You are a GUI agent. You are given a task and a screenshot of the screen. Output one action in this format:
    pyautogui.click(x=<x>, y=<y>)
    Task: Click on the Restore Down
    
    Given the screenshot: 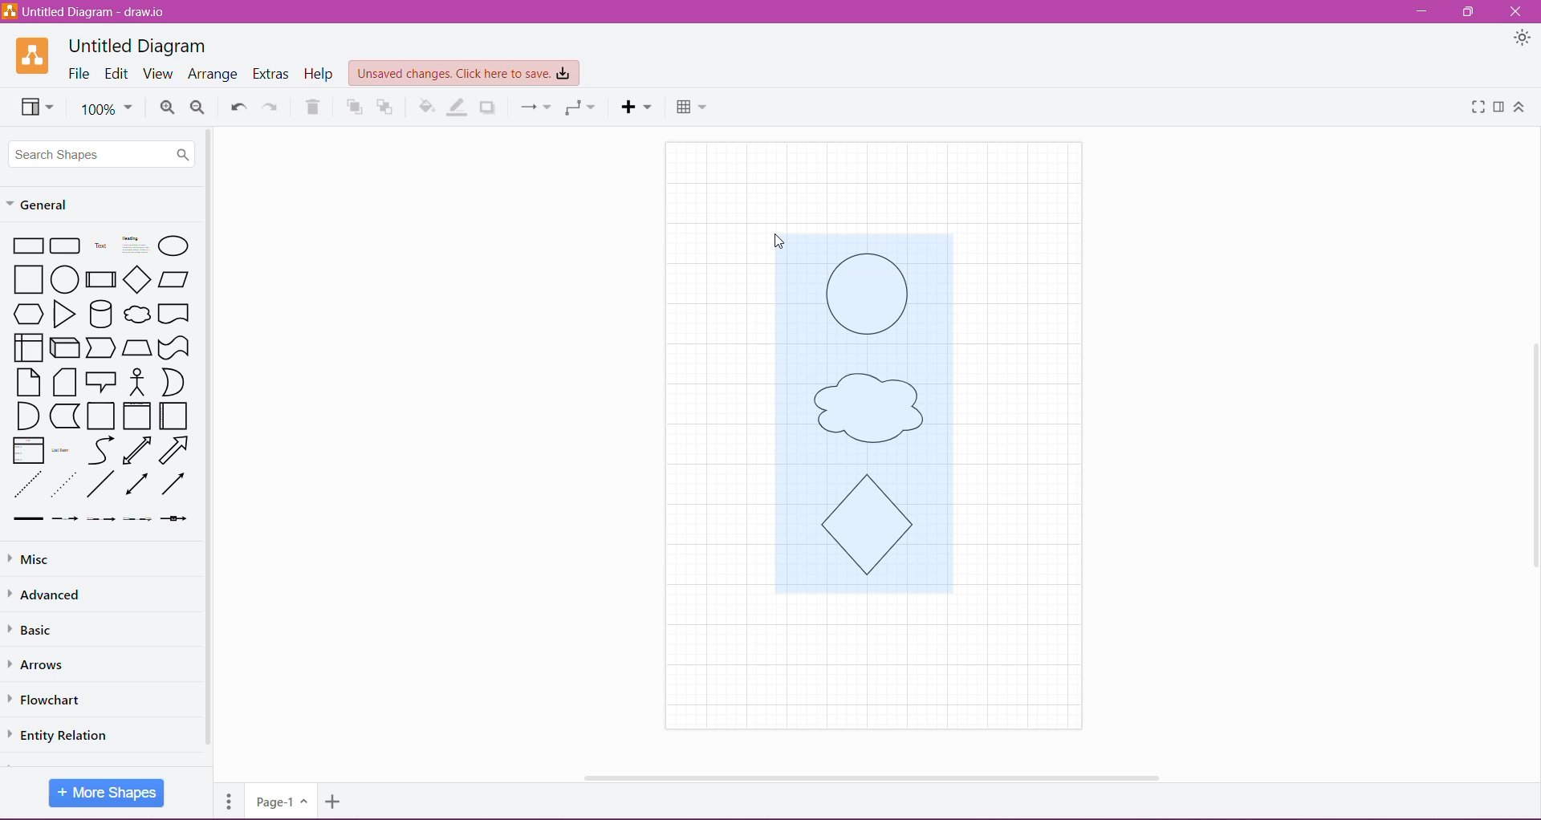 What is the action you would take?
    pyautogui.click(x=1470, y=11)
    